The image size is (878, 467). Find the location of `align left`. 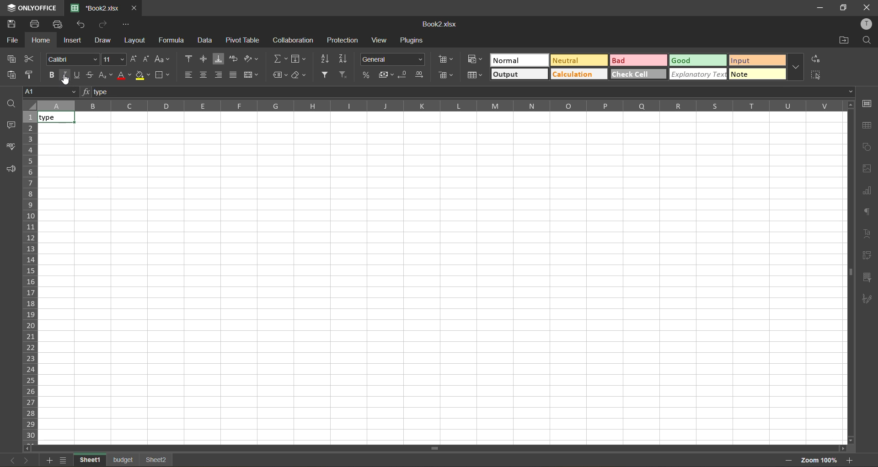

align left is located at coordinates (188, 74).